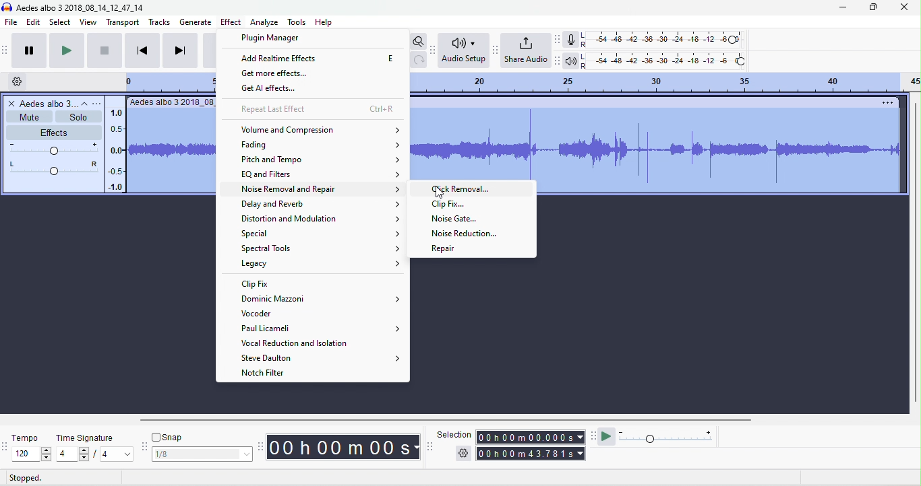  What do you see at coordinates (463, 50) in the screenshot?
I see `audio set up` at bounding box center [463, 50].